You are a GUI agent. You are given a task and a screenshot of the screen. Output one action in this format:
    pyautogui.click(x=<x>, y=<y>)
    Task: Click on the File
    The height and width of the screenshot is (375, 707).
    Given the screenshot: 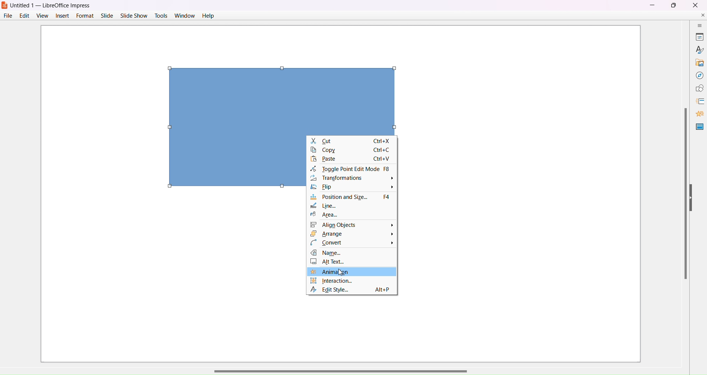 What is the action you would take?
    pyautogui.click(x=7, y=15)
    